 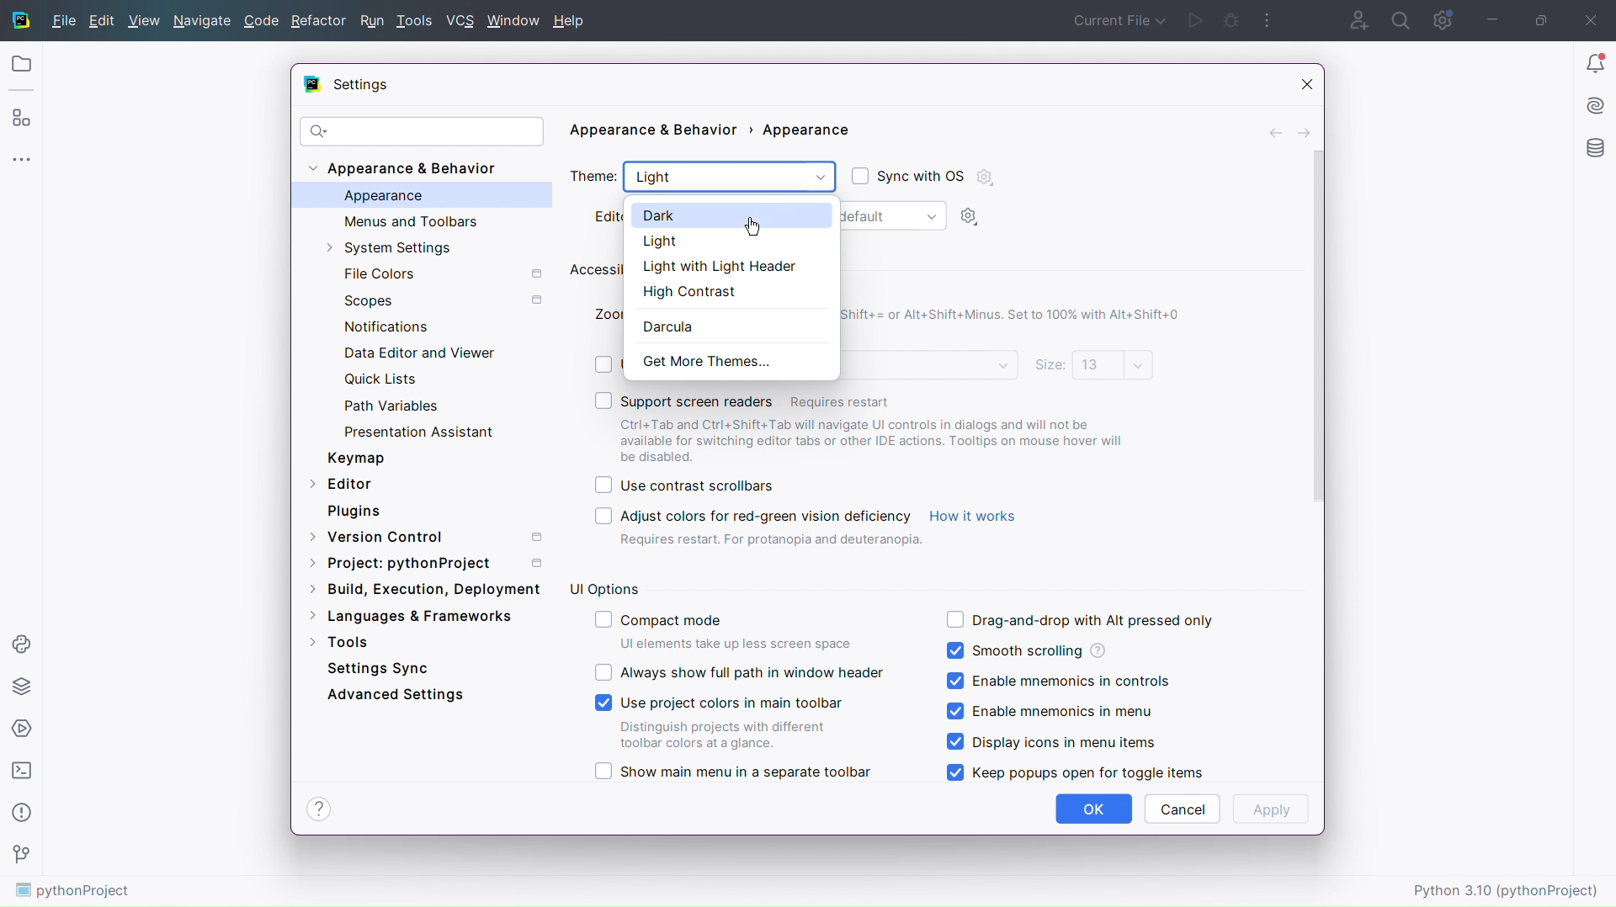 I want to click on Check Bugs, so click(x=1232, y=19).